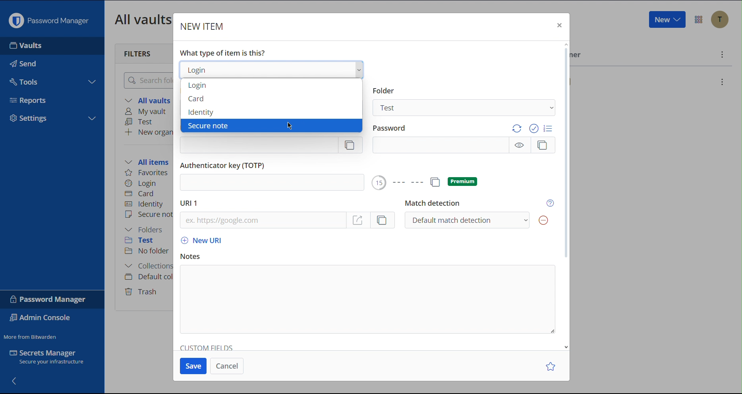  What do you see at coordinates (148, 215) in the screenshot?
I see `Secure` at bounding box center [148, 215].